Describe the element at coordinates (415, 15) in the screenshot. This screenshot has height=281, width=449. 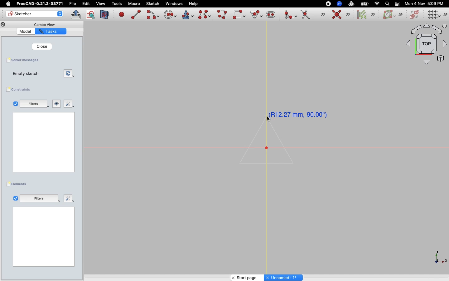
I see `Switch virtual space` at that location.